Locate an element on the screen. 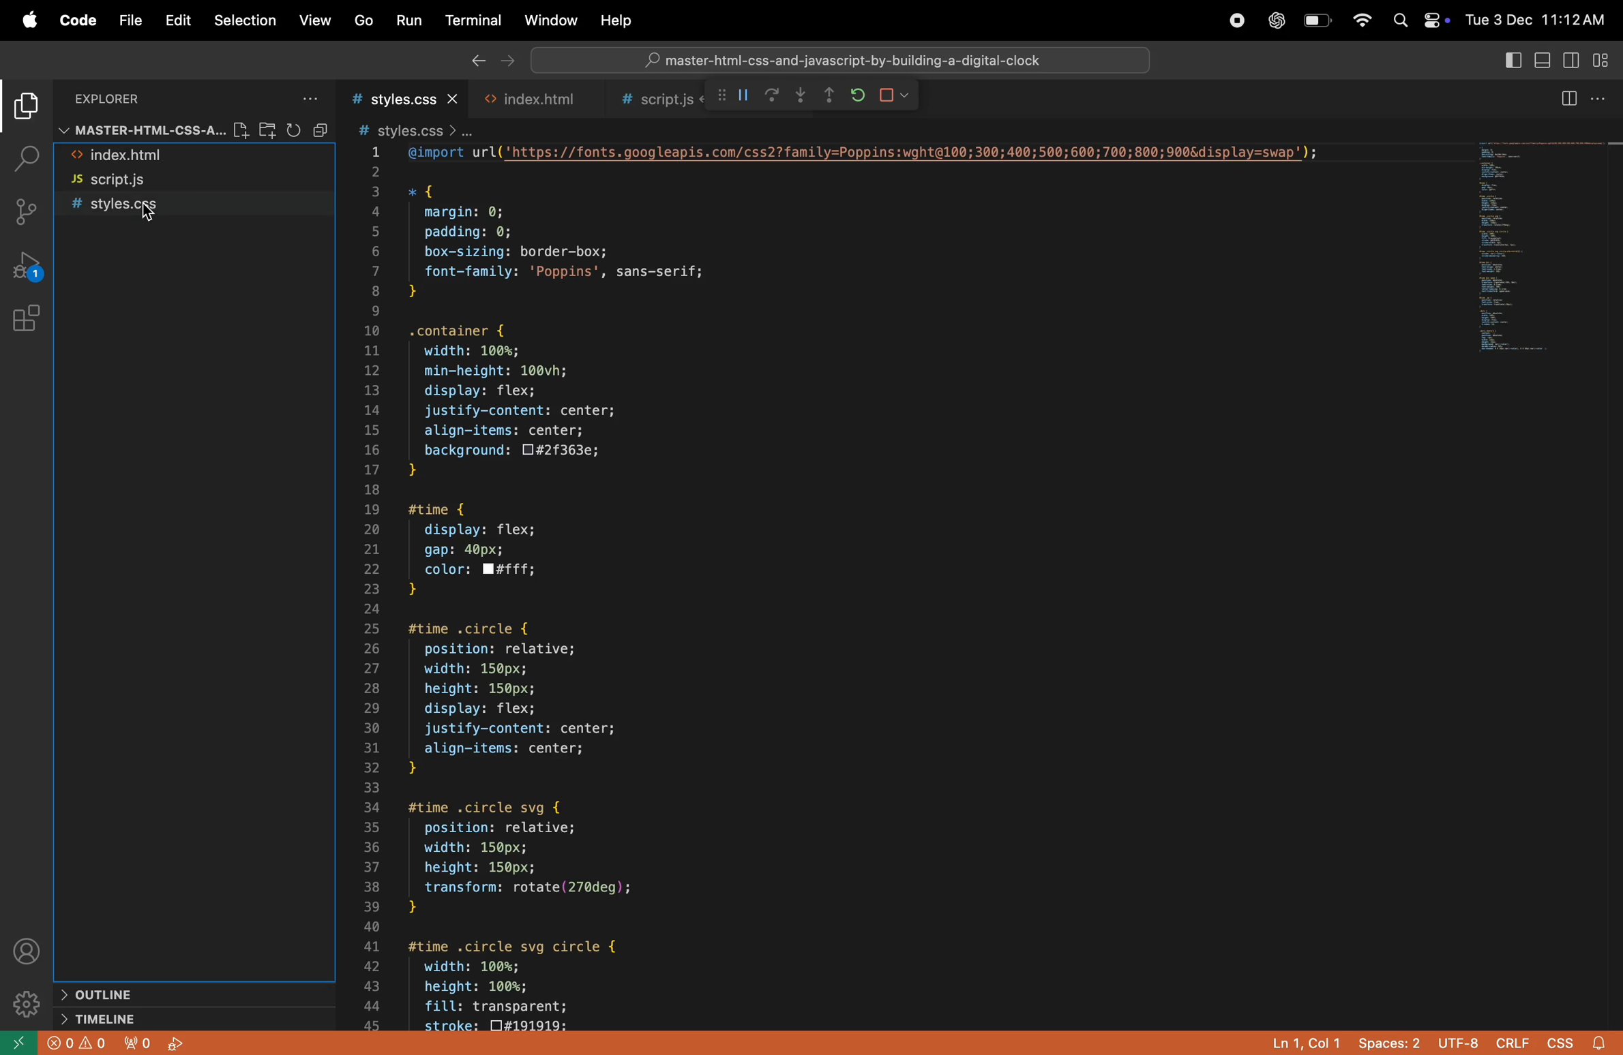 This screenshot has height=1055, width=1623. search is located at coordinates (23, 159).